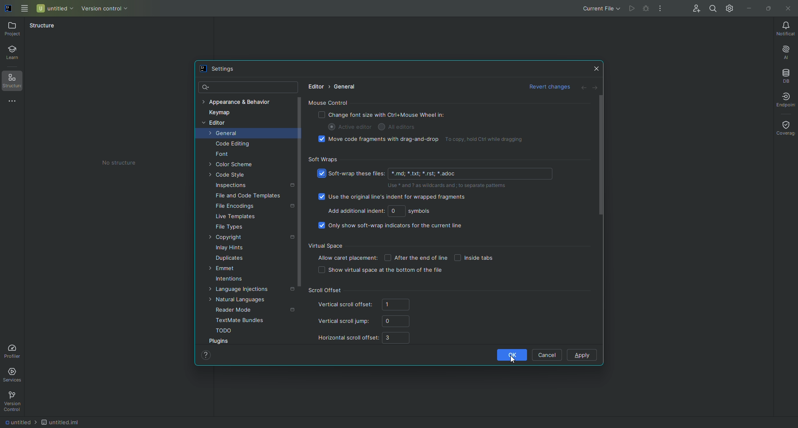  I want to click on Settings, so click(223, 69).